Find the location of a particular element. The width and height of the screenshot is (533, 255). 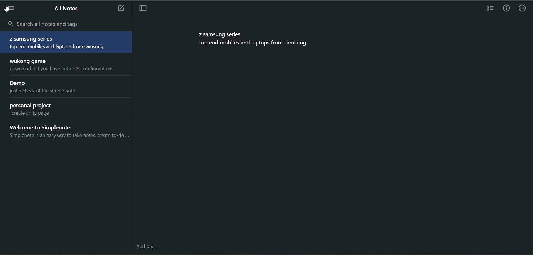

Welcome to Simplenote
Simplenote is an easy way to take notes, create to-do ... is located at coordinates (68, 132).